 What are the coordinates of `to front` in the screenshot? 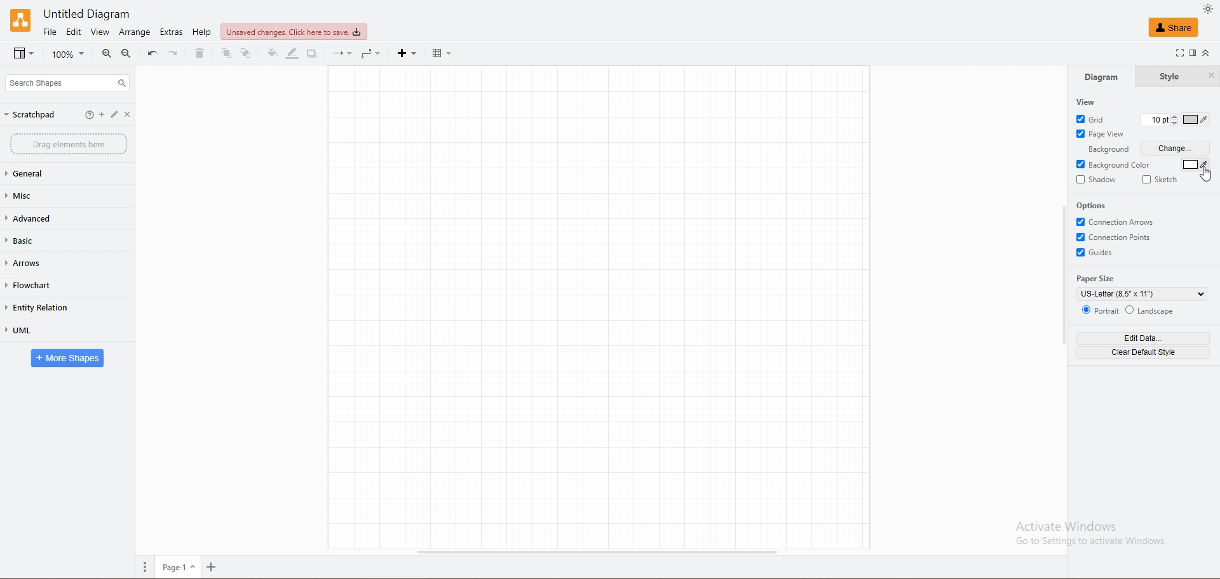 It's located at (228, 53).